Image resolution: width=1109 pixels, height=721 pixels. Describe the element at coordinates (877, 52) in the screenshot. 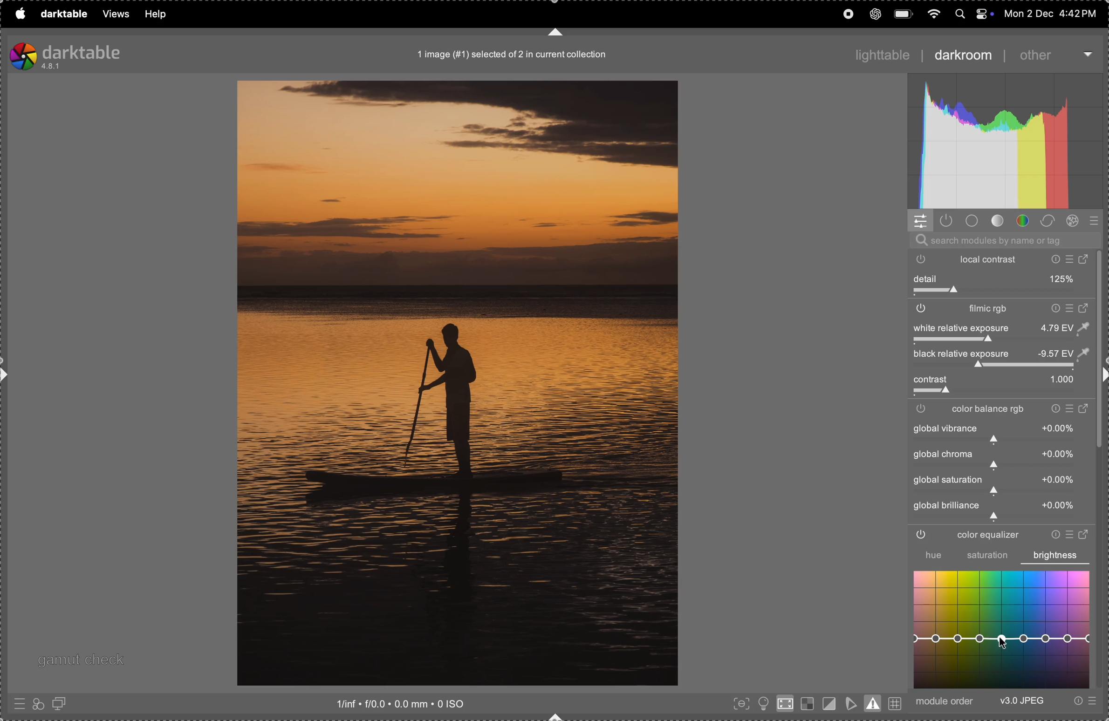

I see `lightable` at that location.